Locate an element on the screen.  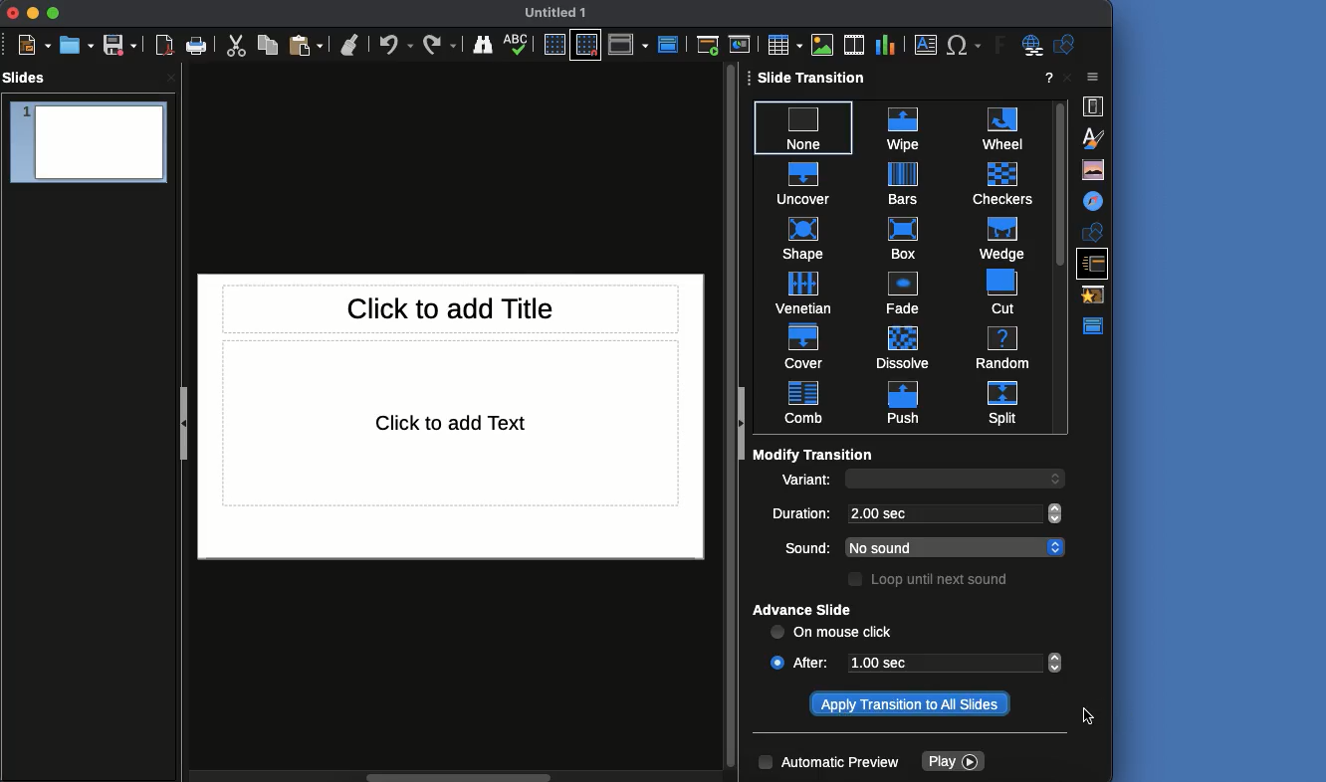
1.00 sec is located at coordinates (940, 663).